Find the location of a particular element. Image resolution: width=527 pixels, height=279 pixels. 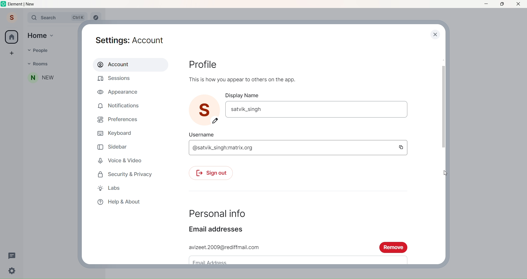

Create a space is located at coordinates (12, 53).